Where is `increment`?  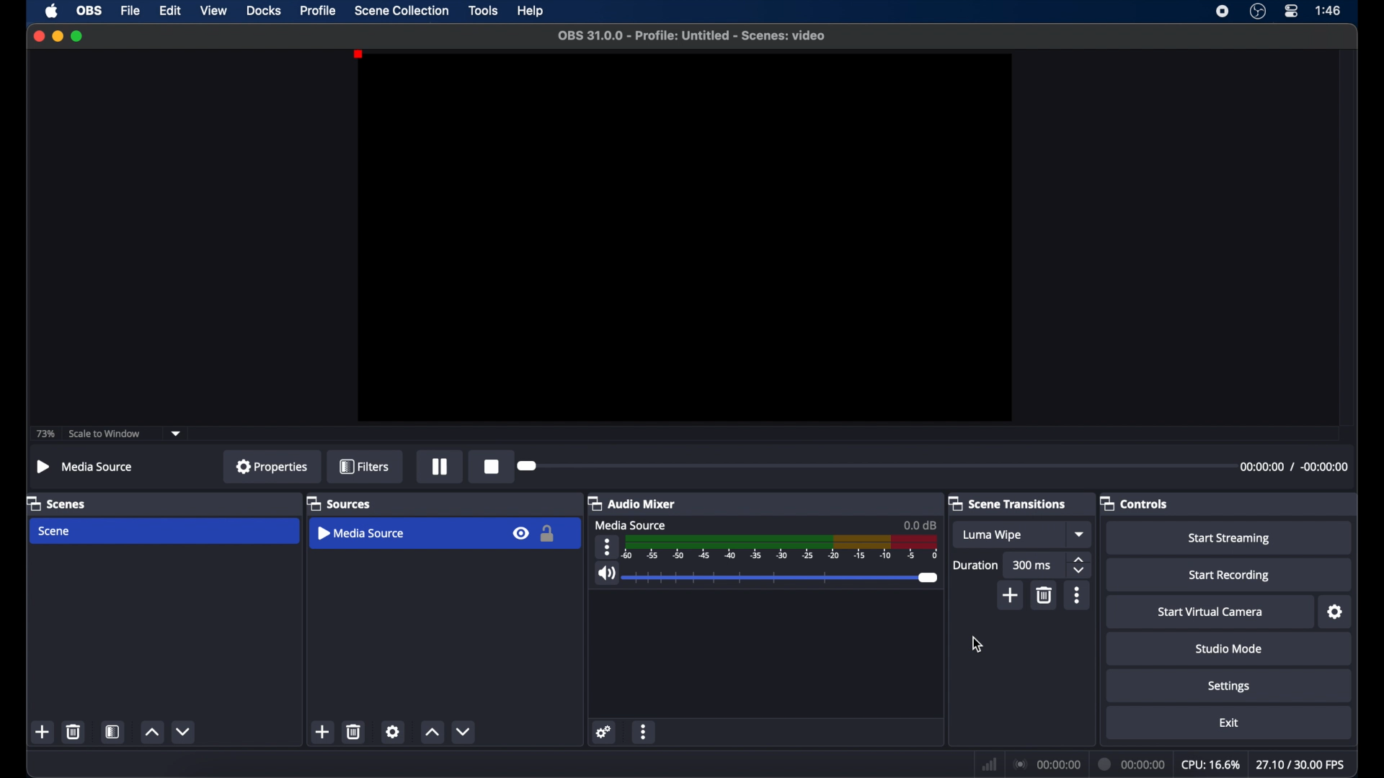
increment is located at coordinates (431, 731).